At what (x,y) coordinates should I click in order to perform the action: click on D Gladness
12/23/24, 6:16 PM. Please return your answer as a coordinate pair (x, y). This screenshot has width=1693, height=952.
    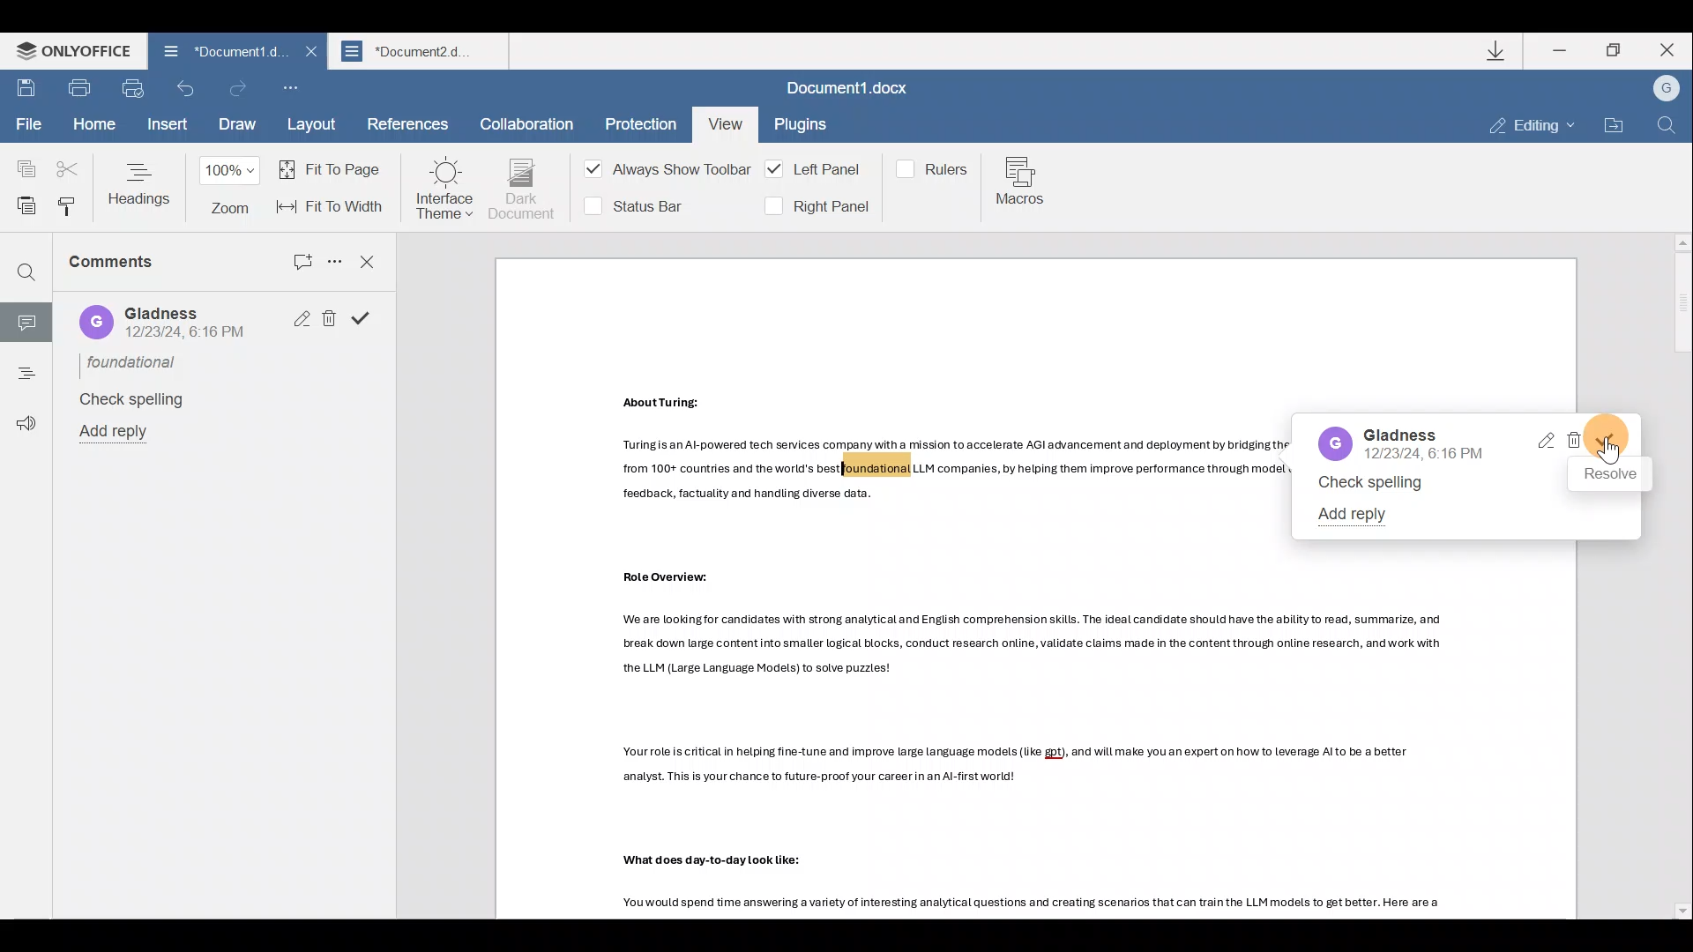
    Looking at the image, I should click on (164, 324).